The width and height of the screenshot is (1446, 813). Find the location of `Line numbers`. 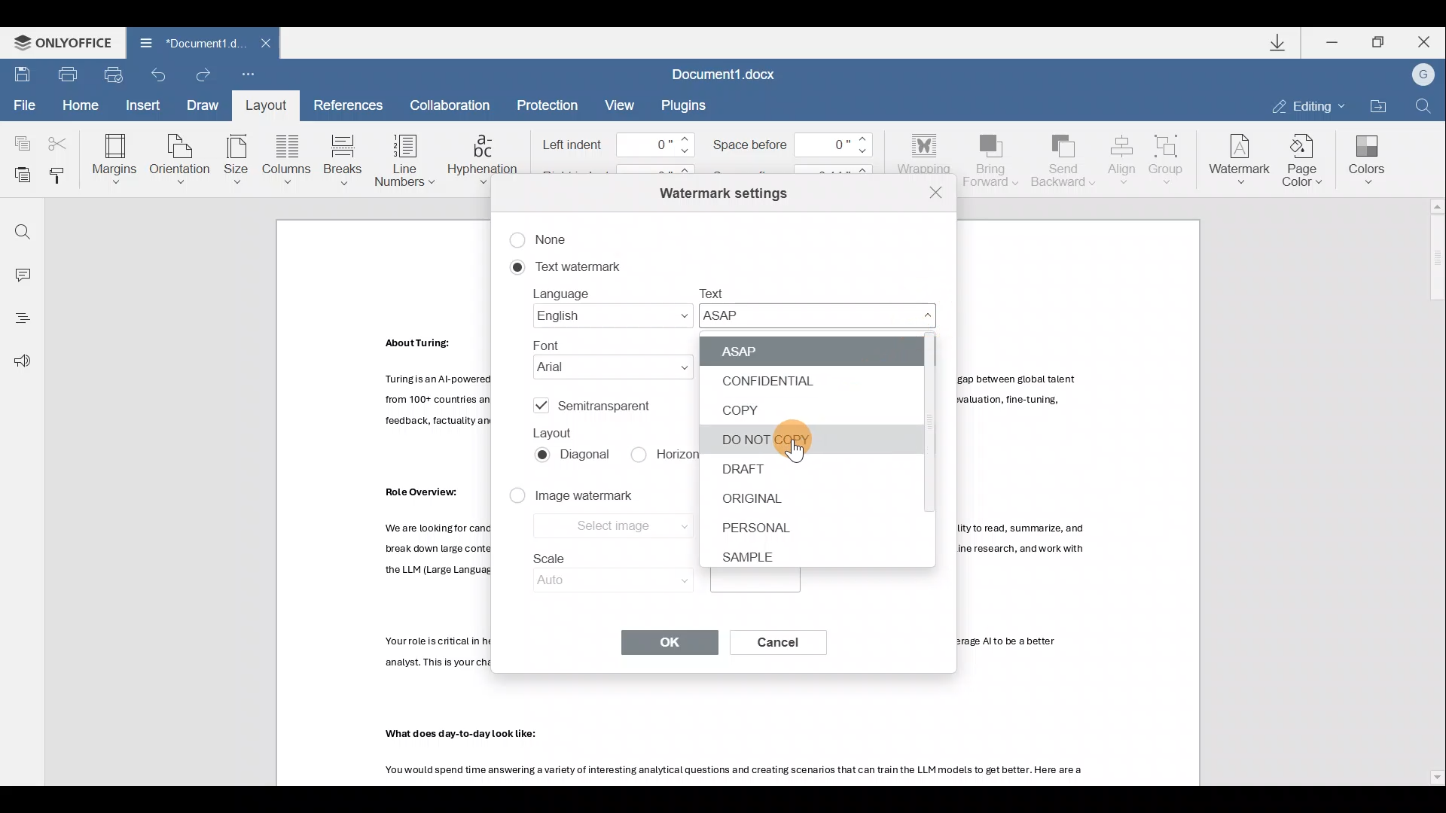

Line numbers is located at coordinates (402, 160).